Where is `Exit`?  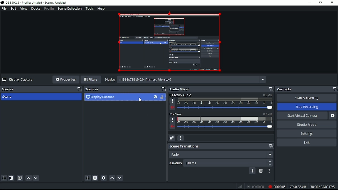 Exit is located at coordinates (307, 143).